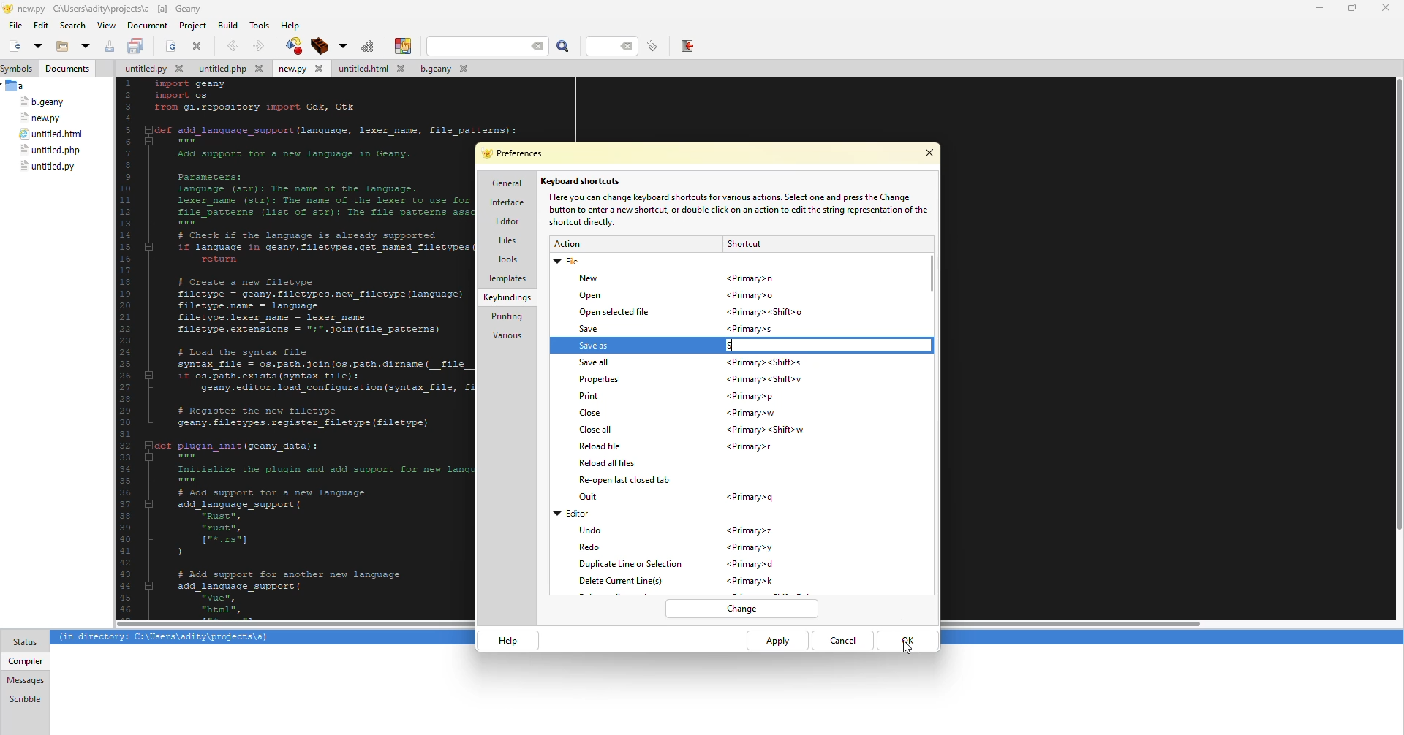 This screenshot has width=1404, height=735. Describe the element at coordinates (687, 45) in the screenshot. I see `exit` at that location.